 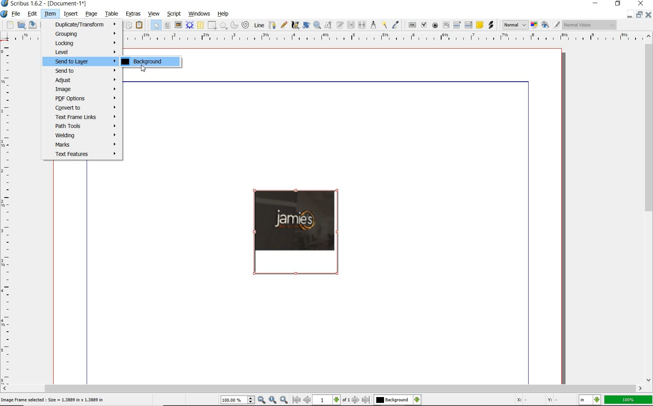 I want to click on Zoom 100.00%, so click(x=237, y=400).